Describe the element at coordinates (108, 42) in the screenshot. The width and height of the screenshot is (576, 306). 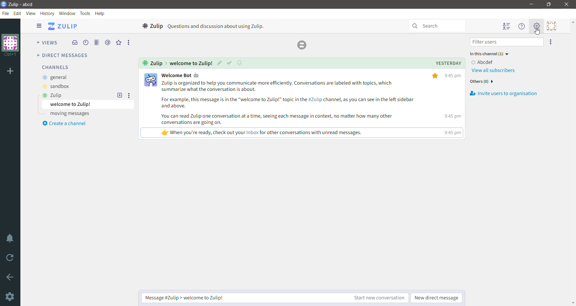
I see `Mentions` at that location.